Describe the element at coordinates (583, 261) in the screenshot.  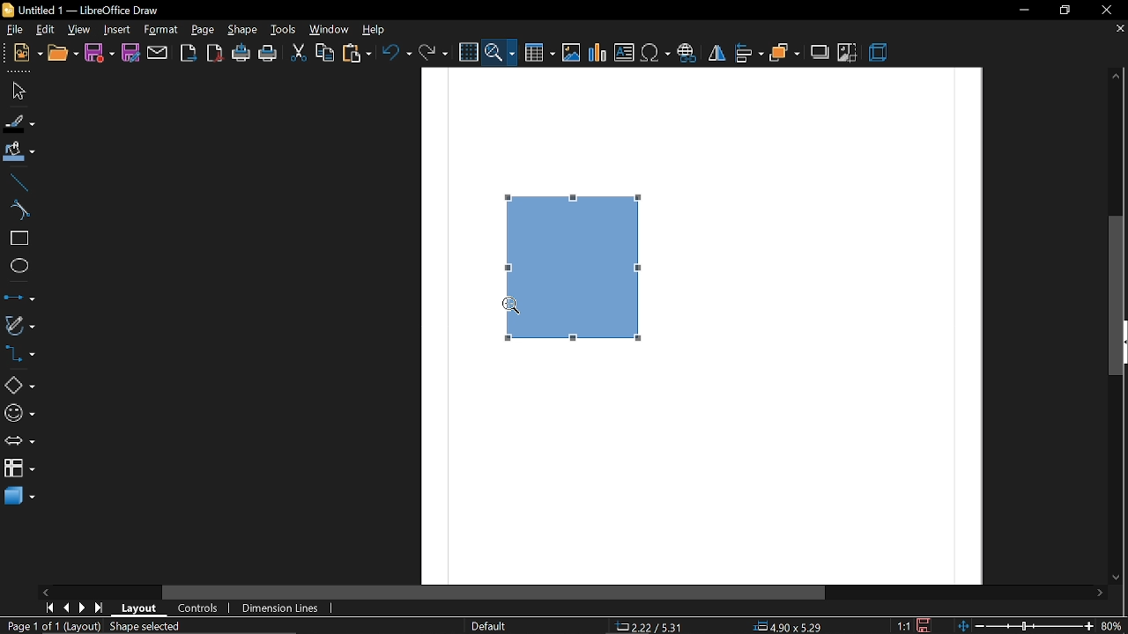
I see `shape` at that location.